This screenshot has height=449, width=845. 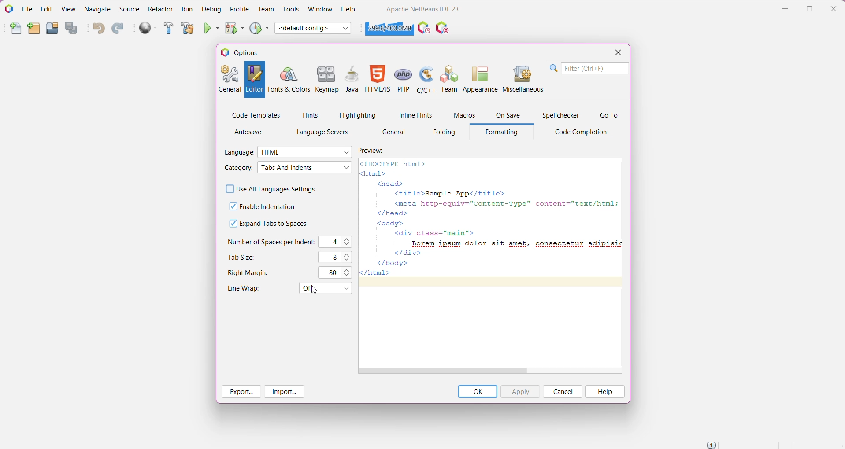 What do you see at coordinates (350, 257) in the screenshot?
I see `Set the required tab size` at bounding box center [350, 257].